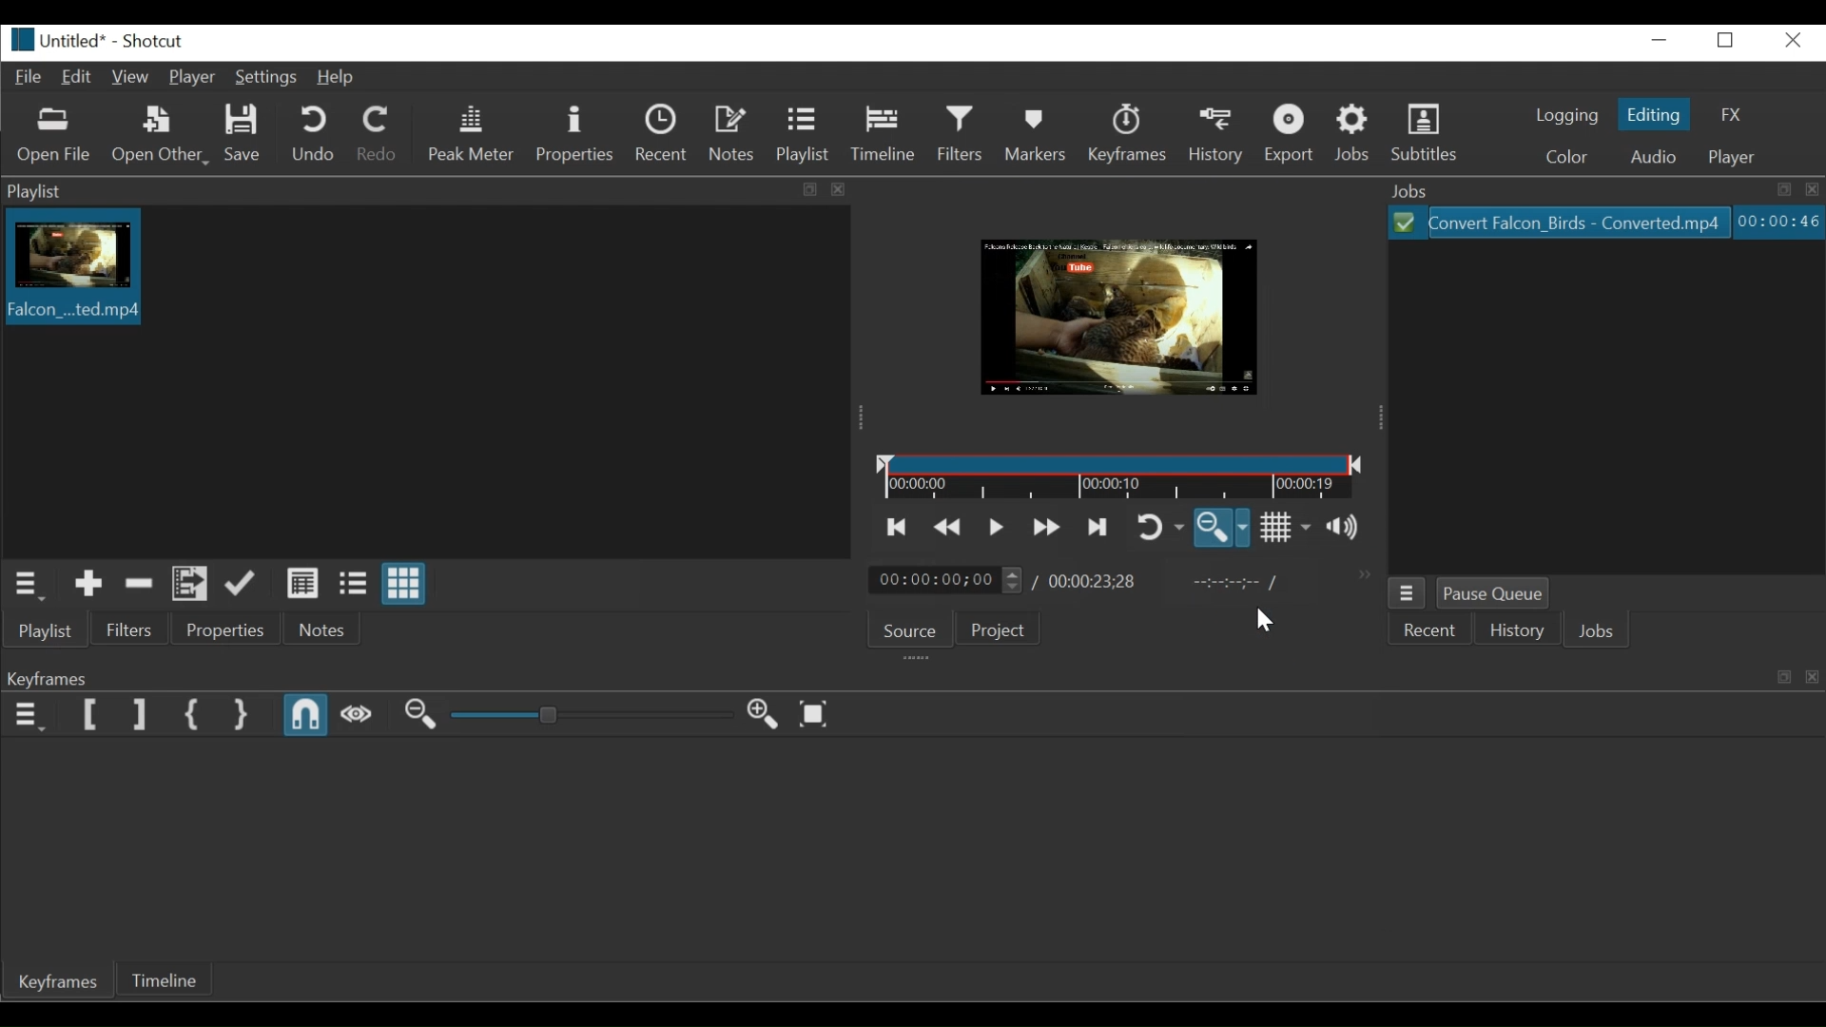 The height and width of the screenshot is (1027, 1826). I want to click on Filters, so click(963, 133).